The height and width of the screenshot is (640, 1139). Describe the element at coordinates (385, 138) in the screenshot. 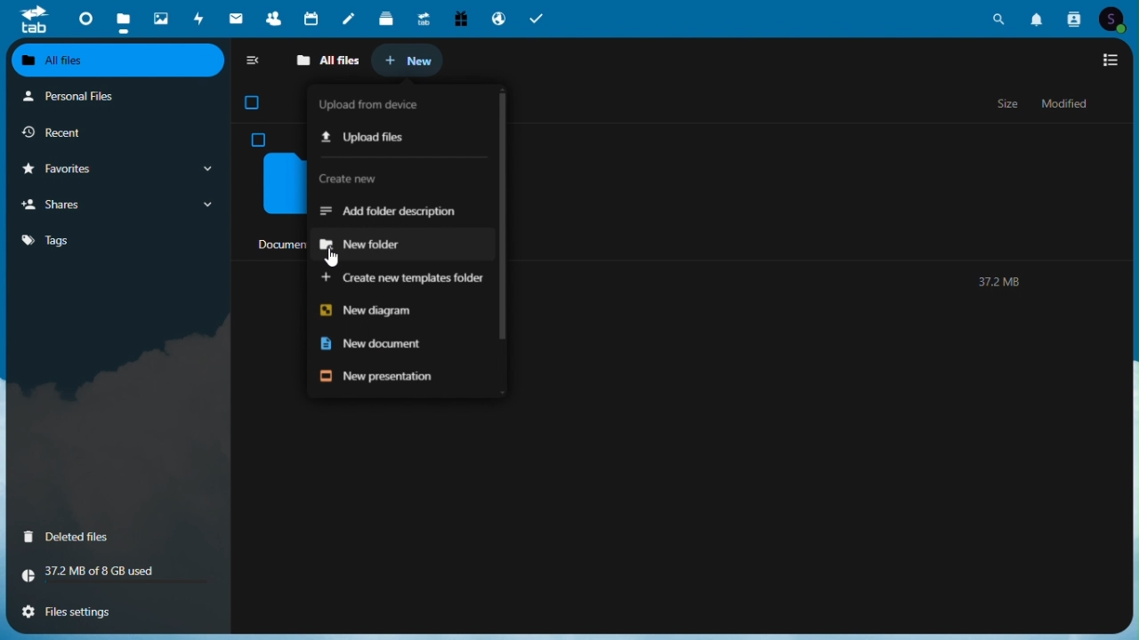

I see `Upload files` at that location.